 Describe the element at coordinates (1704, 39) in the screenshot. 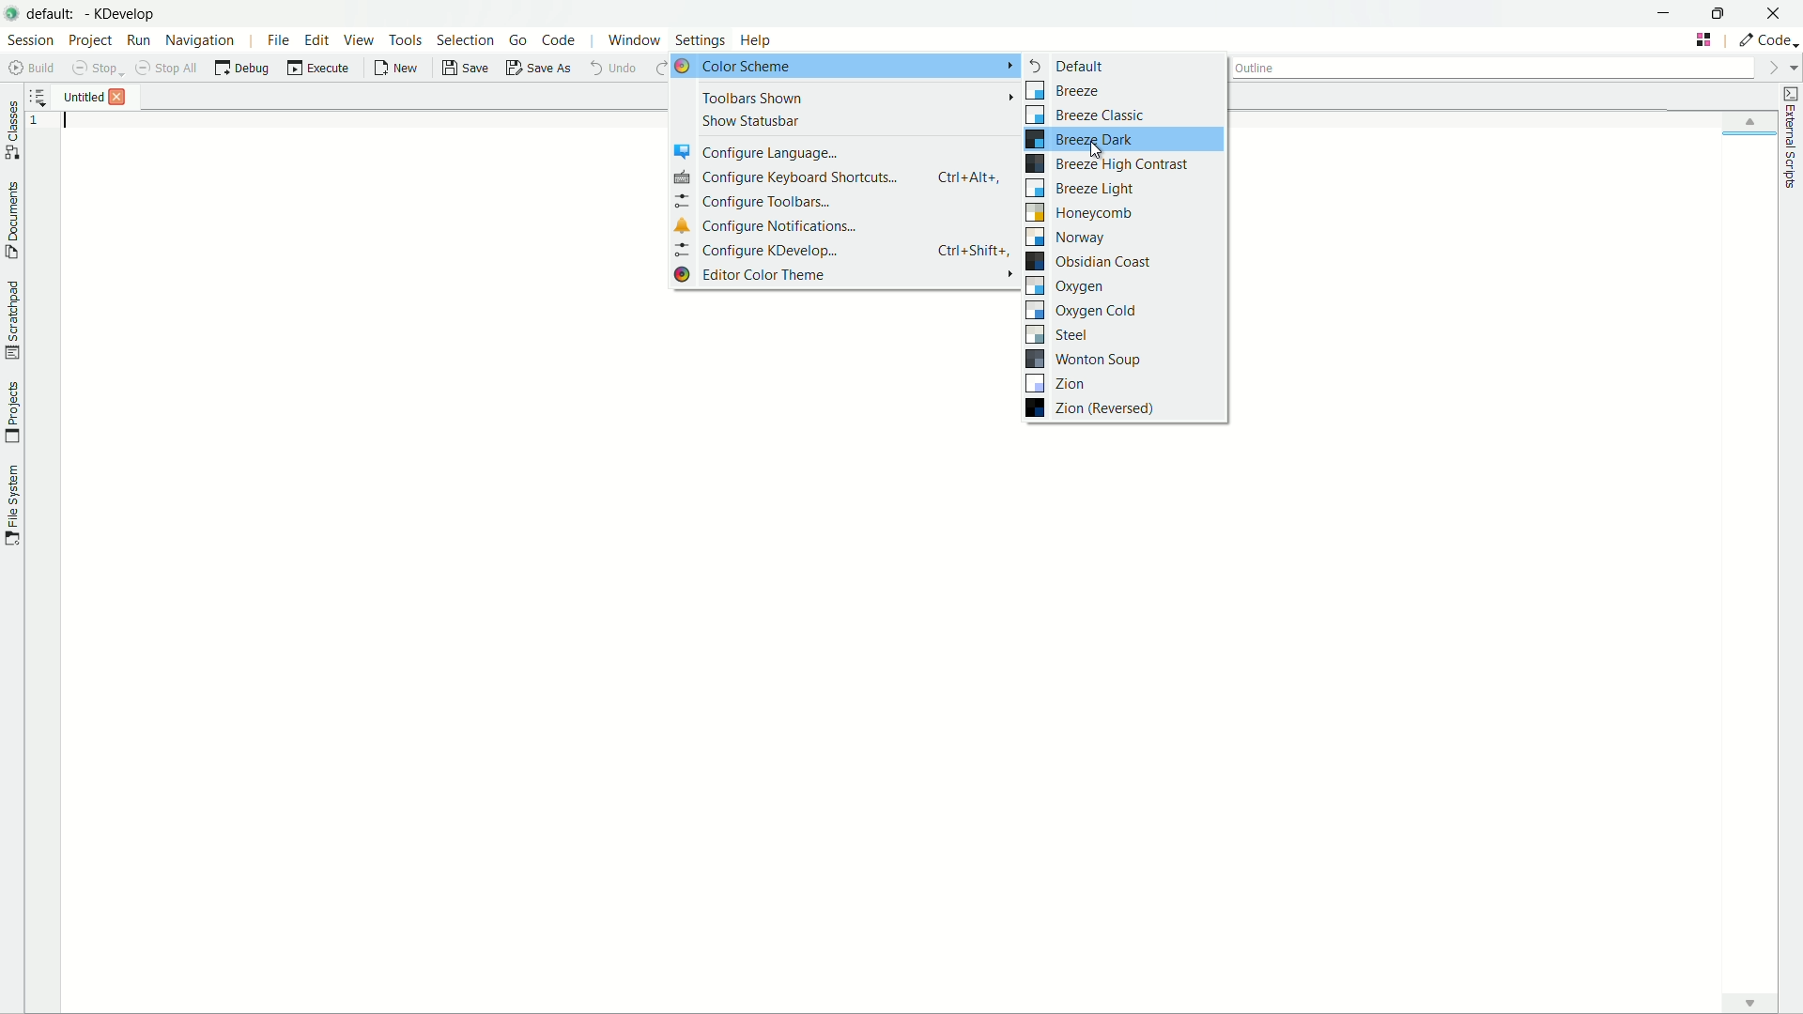

I see `change tab layout` at that location.